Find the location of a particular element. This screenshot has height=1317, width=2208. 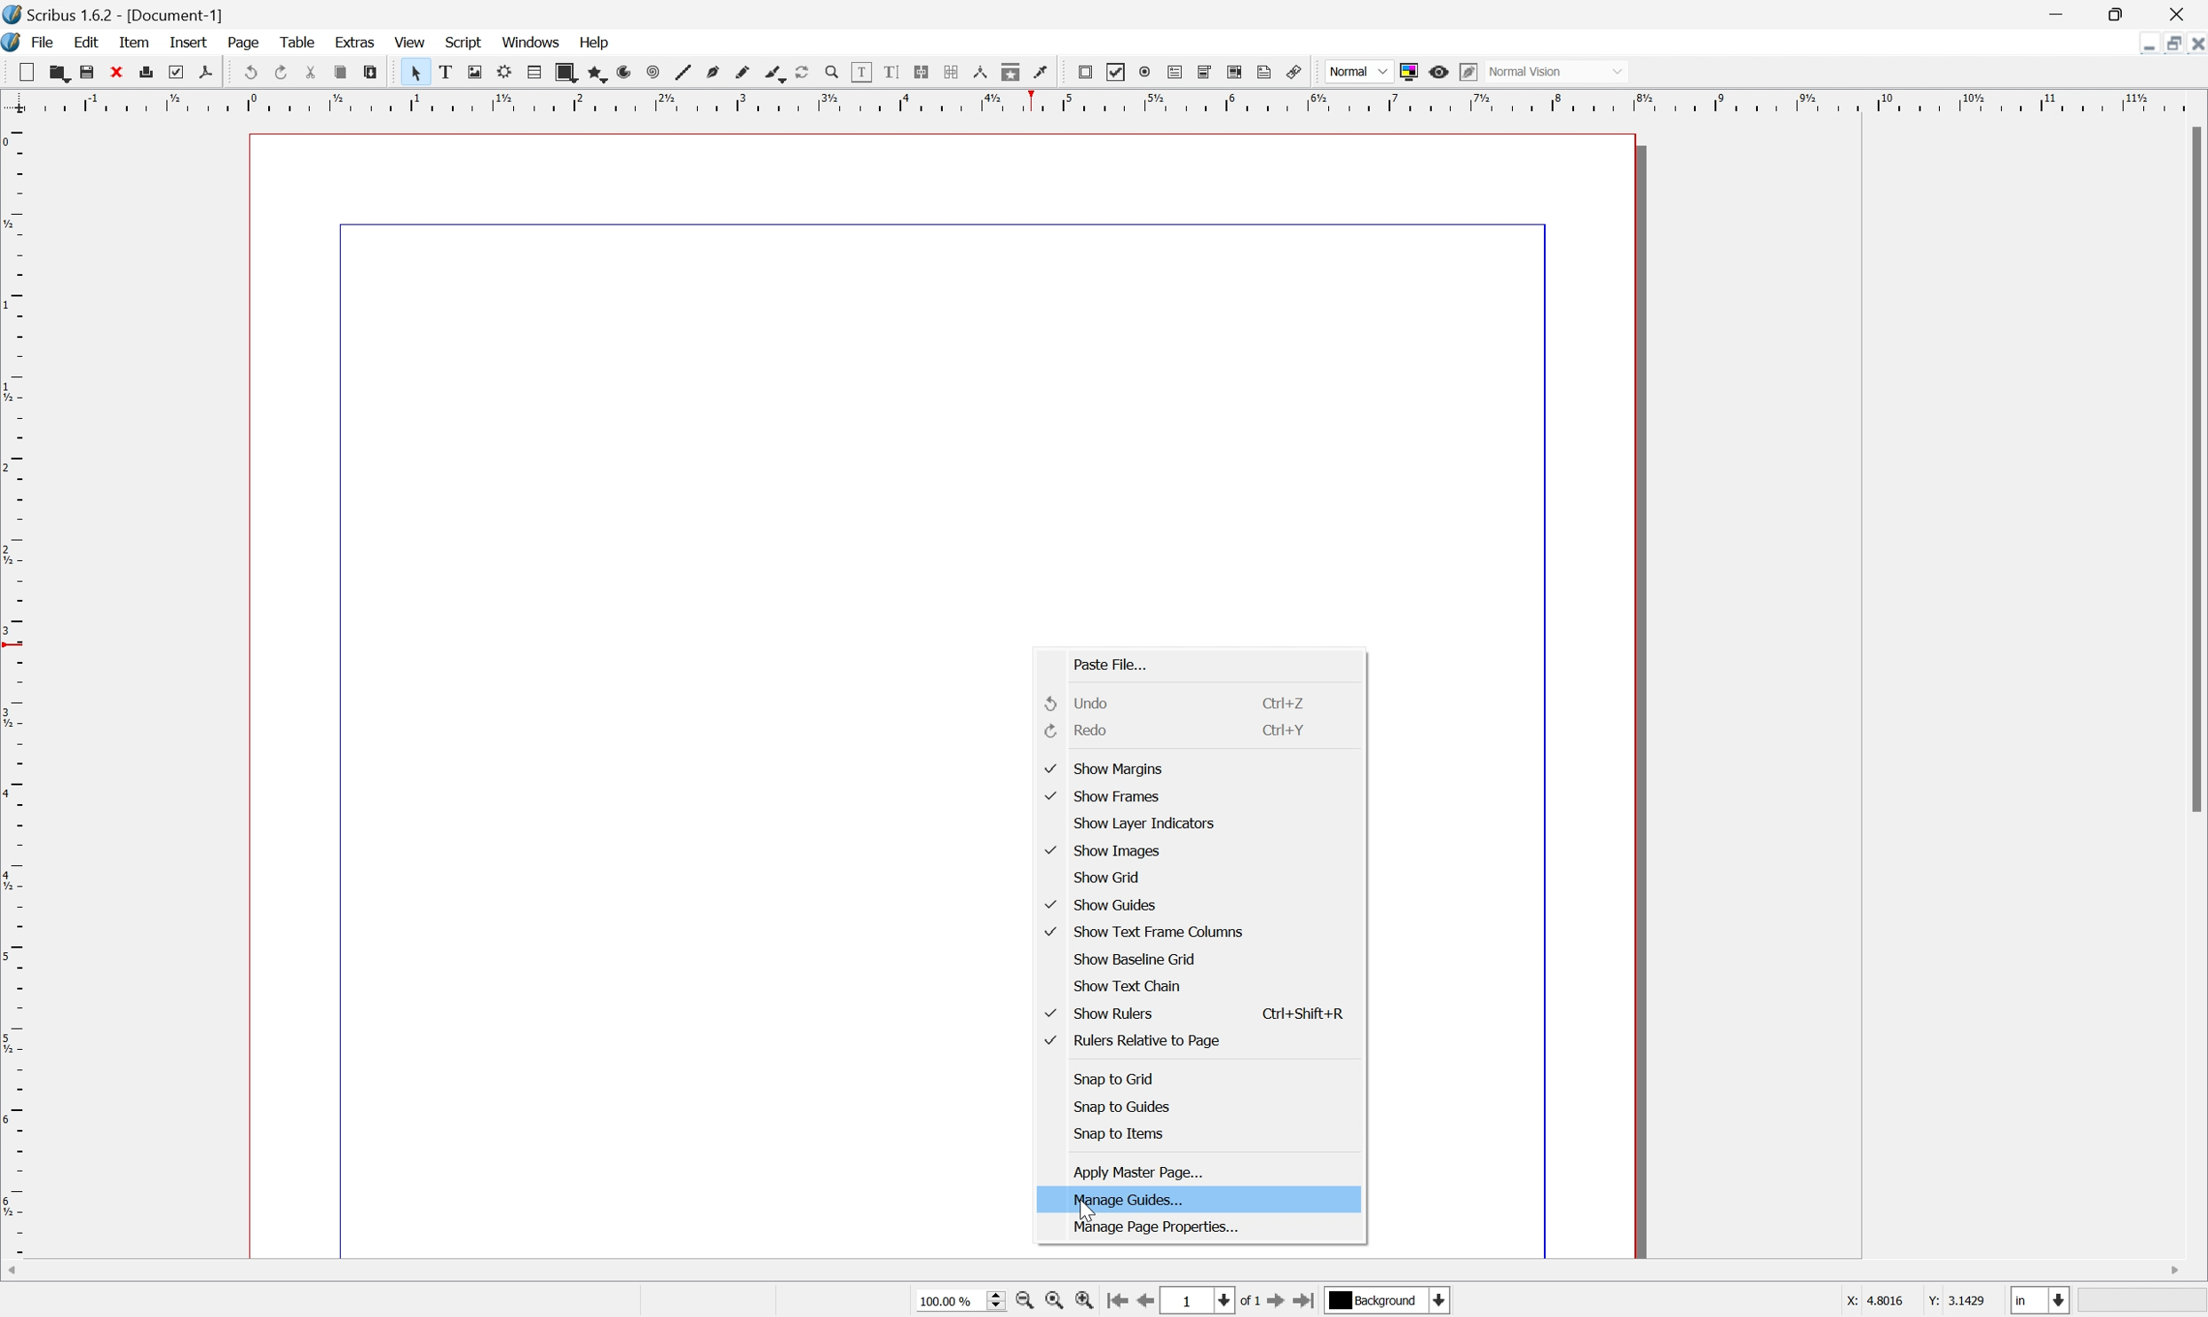

show layer indicators is located at coordinates (1145, 824).